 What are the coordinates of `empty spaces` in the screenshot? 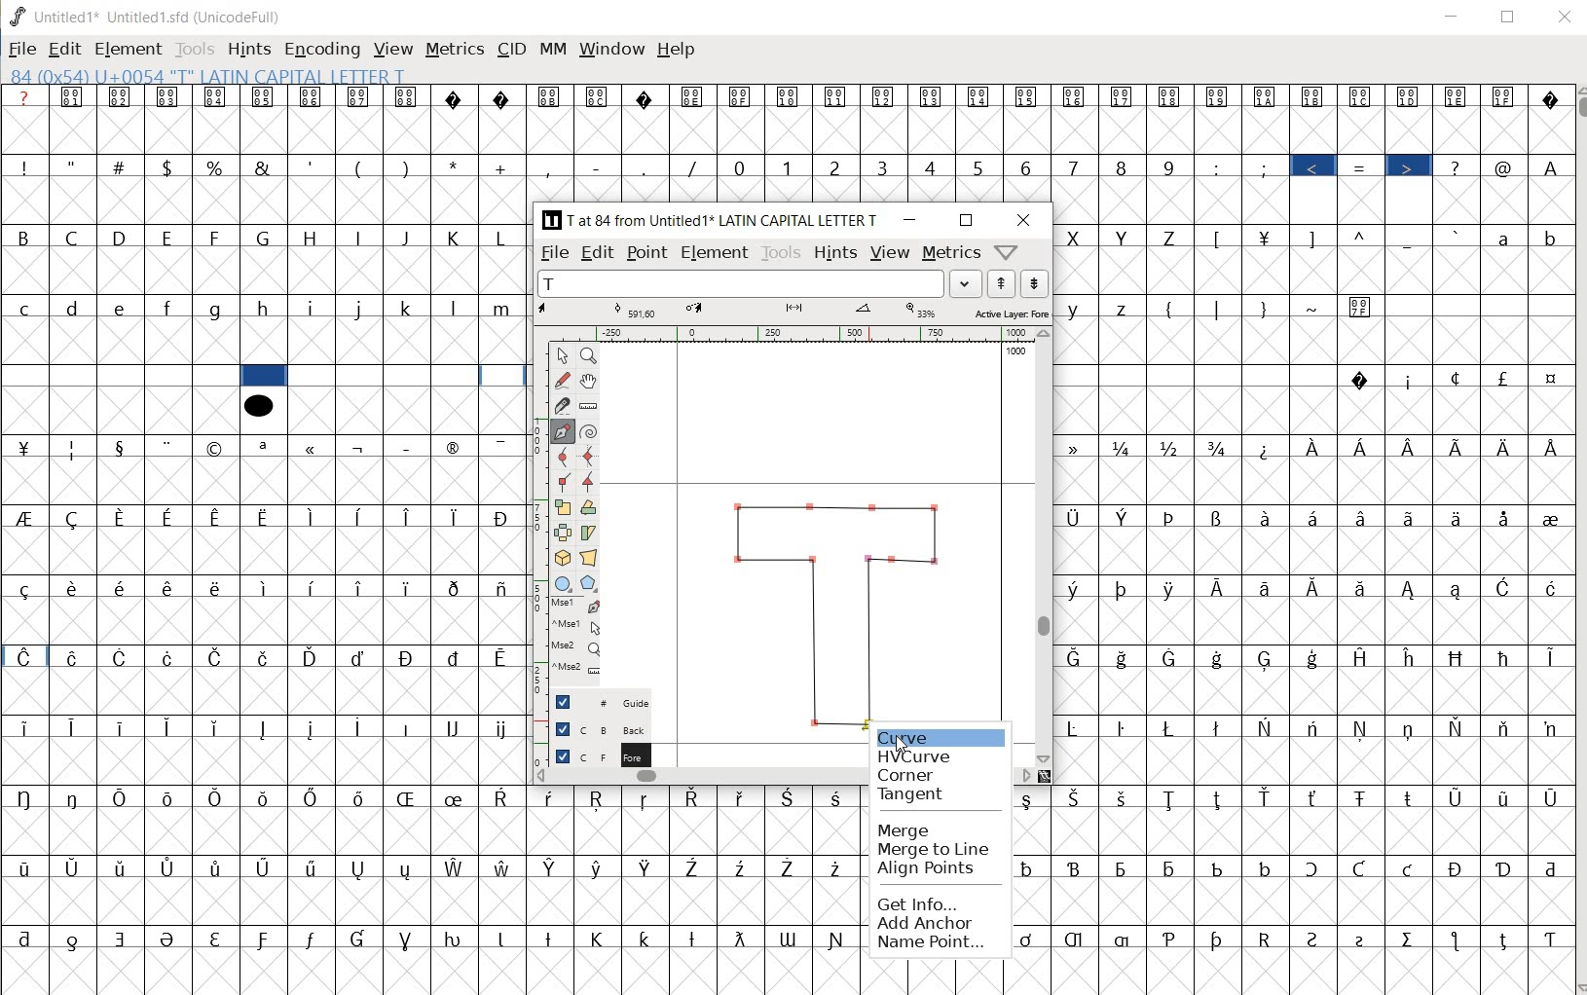 It's located at (406, 377).